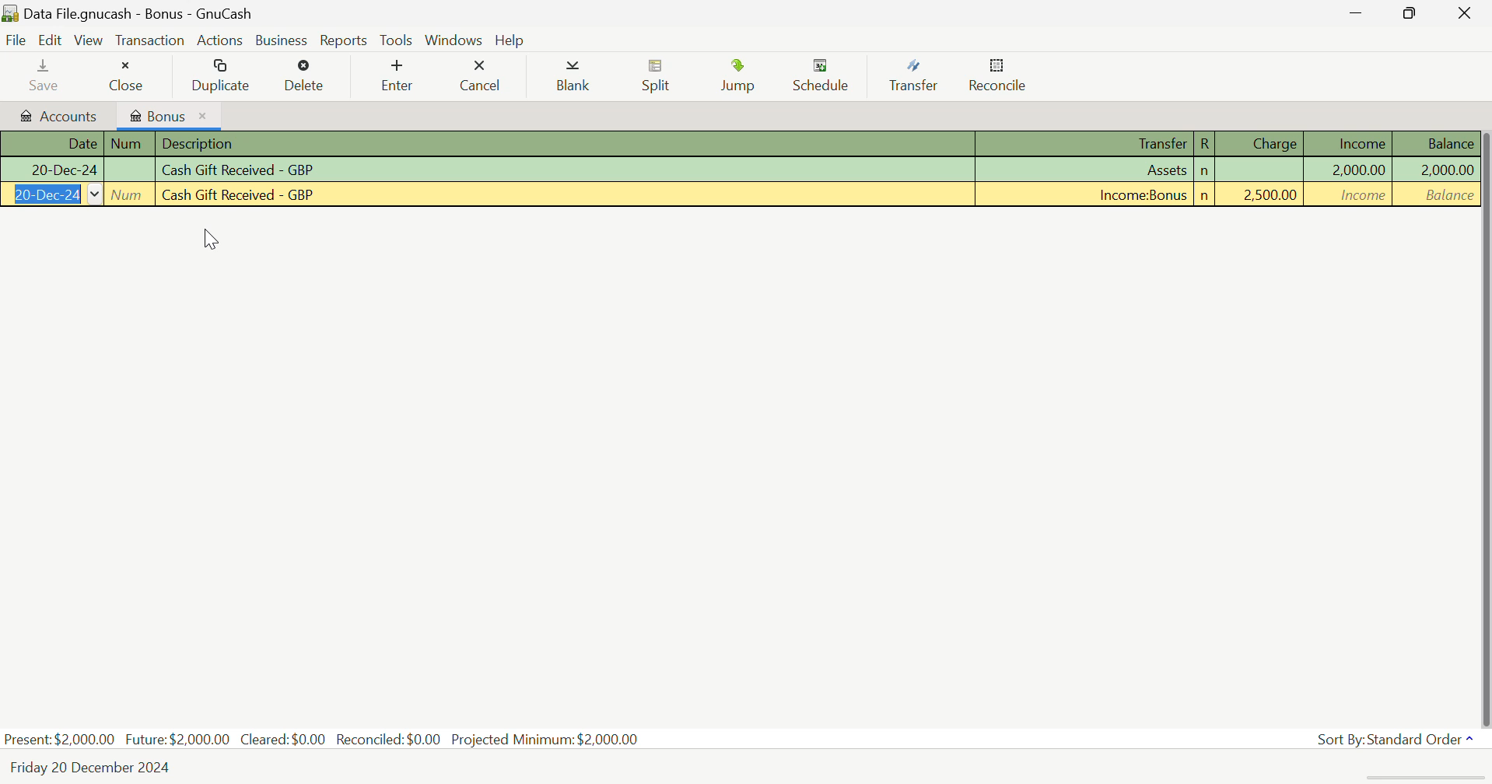  Describe the element at coordinates (341, 39) in the screenshot. I see `Reports` at that location.